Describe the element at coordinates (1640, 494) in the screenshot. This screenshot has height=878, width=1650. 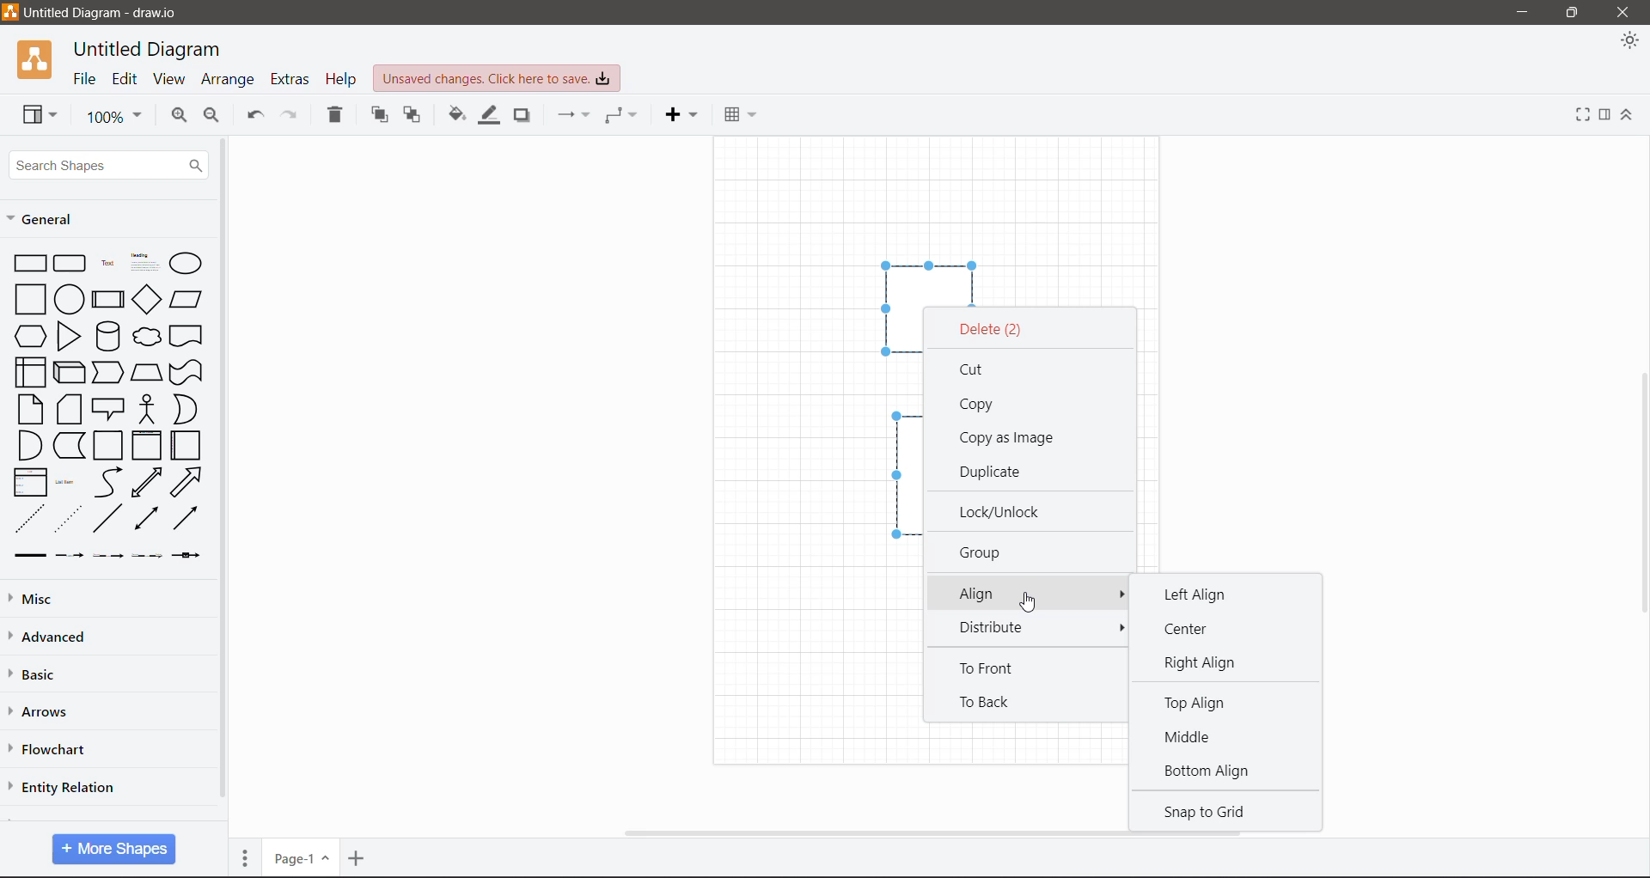
I see `Vertical Scroll Bar` at that location.